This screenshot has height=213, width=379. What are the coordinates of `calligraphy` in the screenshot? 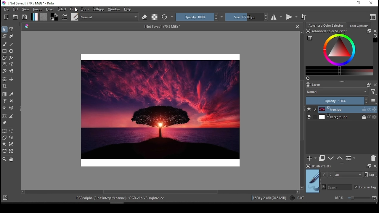 It's located at (11, 36).